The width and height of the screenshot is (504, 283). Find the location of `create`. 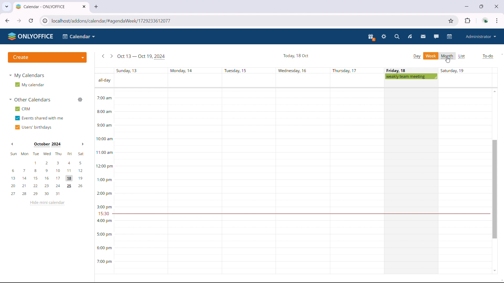

create is located at coordinates (47, 58).